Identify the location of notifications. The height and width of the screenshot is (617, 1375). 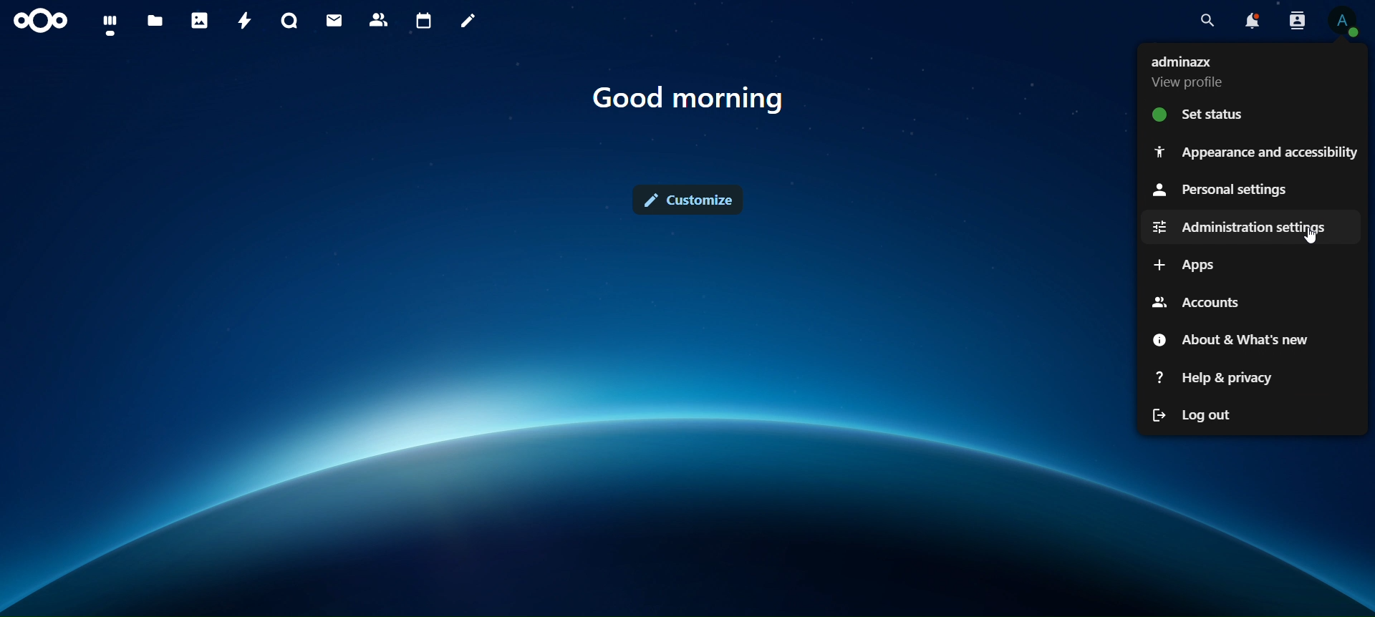
(1248, 21).